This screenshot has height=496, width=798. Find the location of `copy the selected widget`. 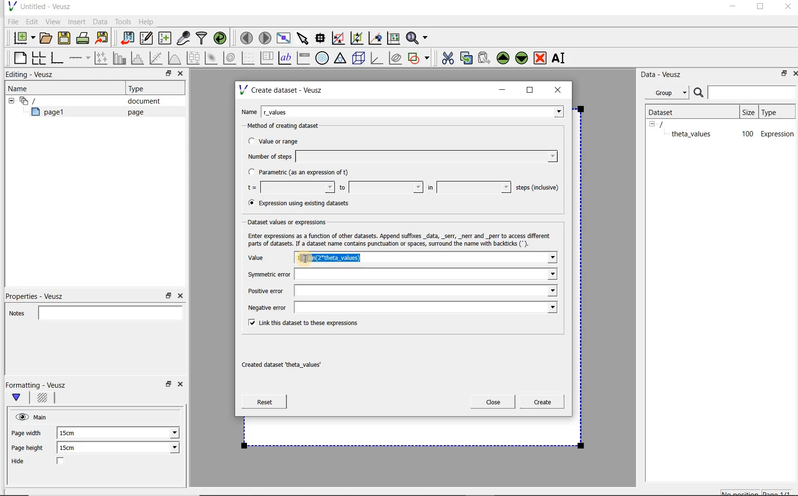

copy the selected widget is located at coordinates (467, 57).